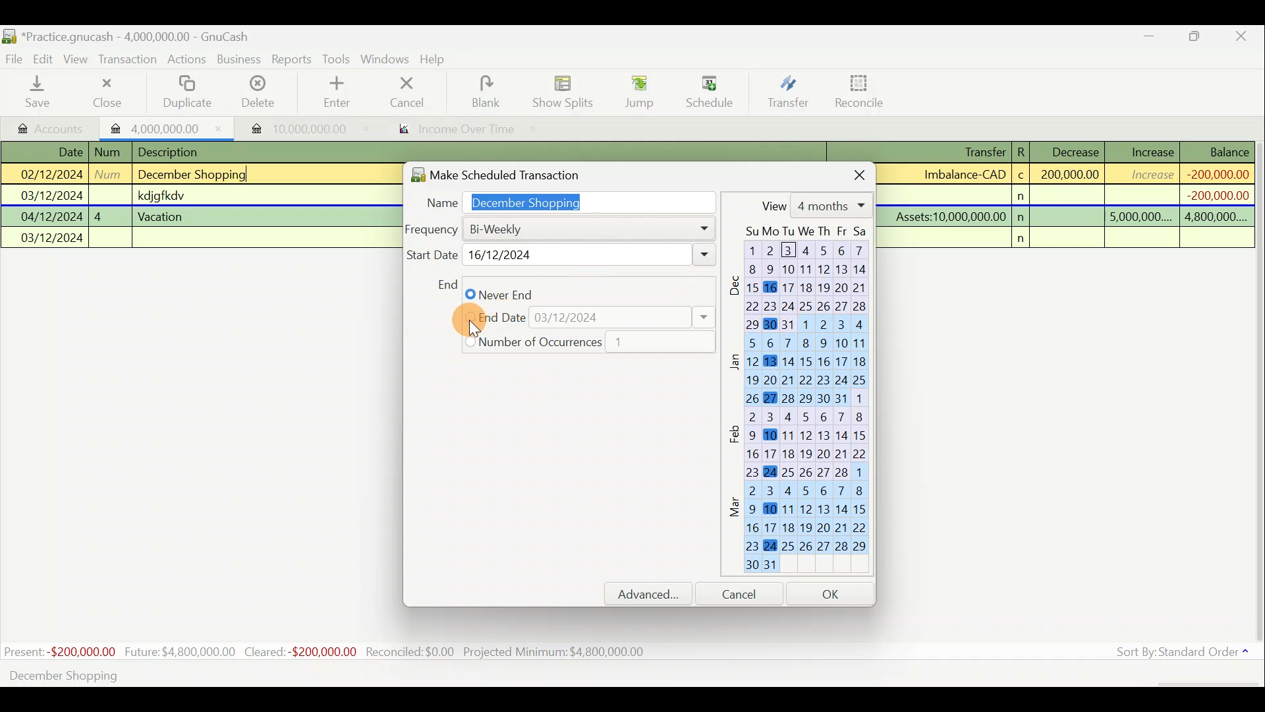 The height and width of the screenshot is (712, 1265). I want to click on Close, so click(849, 173).